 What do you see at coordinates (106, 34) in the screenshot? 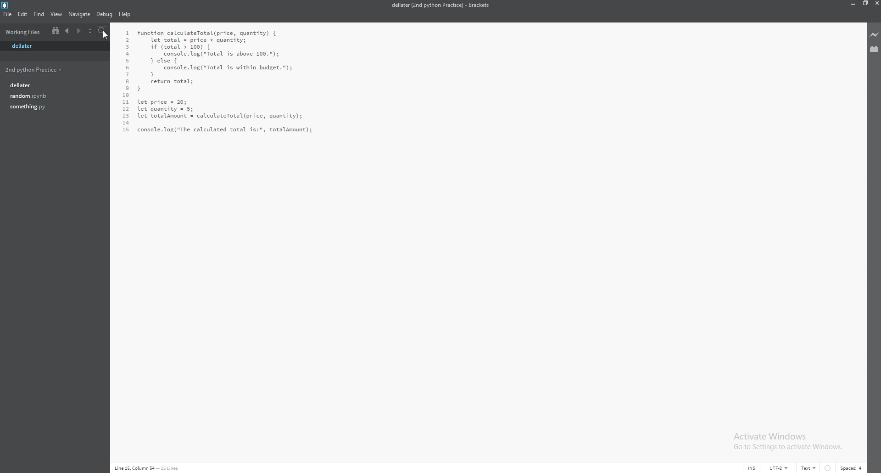
I see `cursor` at bounding box center [106, 34].